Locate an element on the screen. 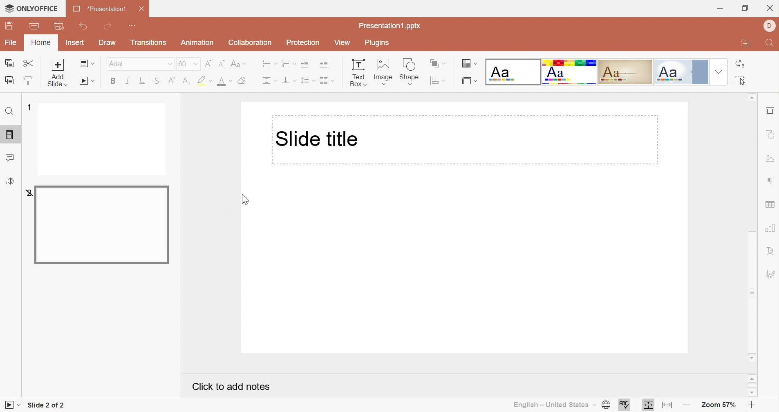 This screenshot has height=412, width=779. Cut is located at coordinates (29, 64).